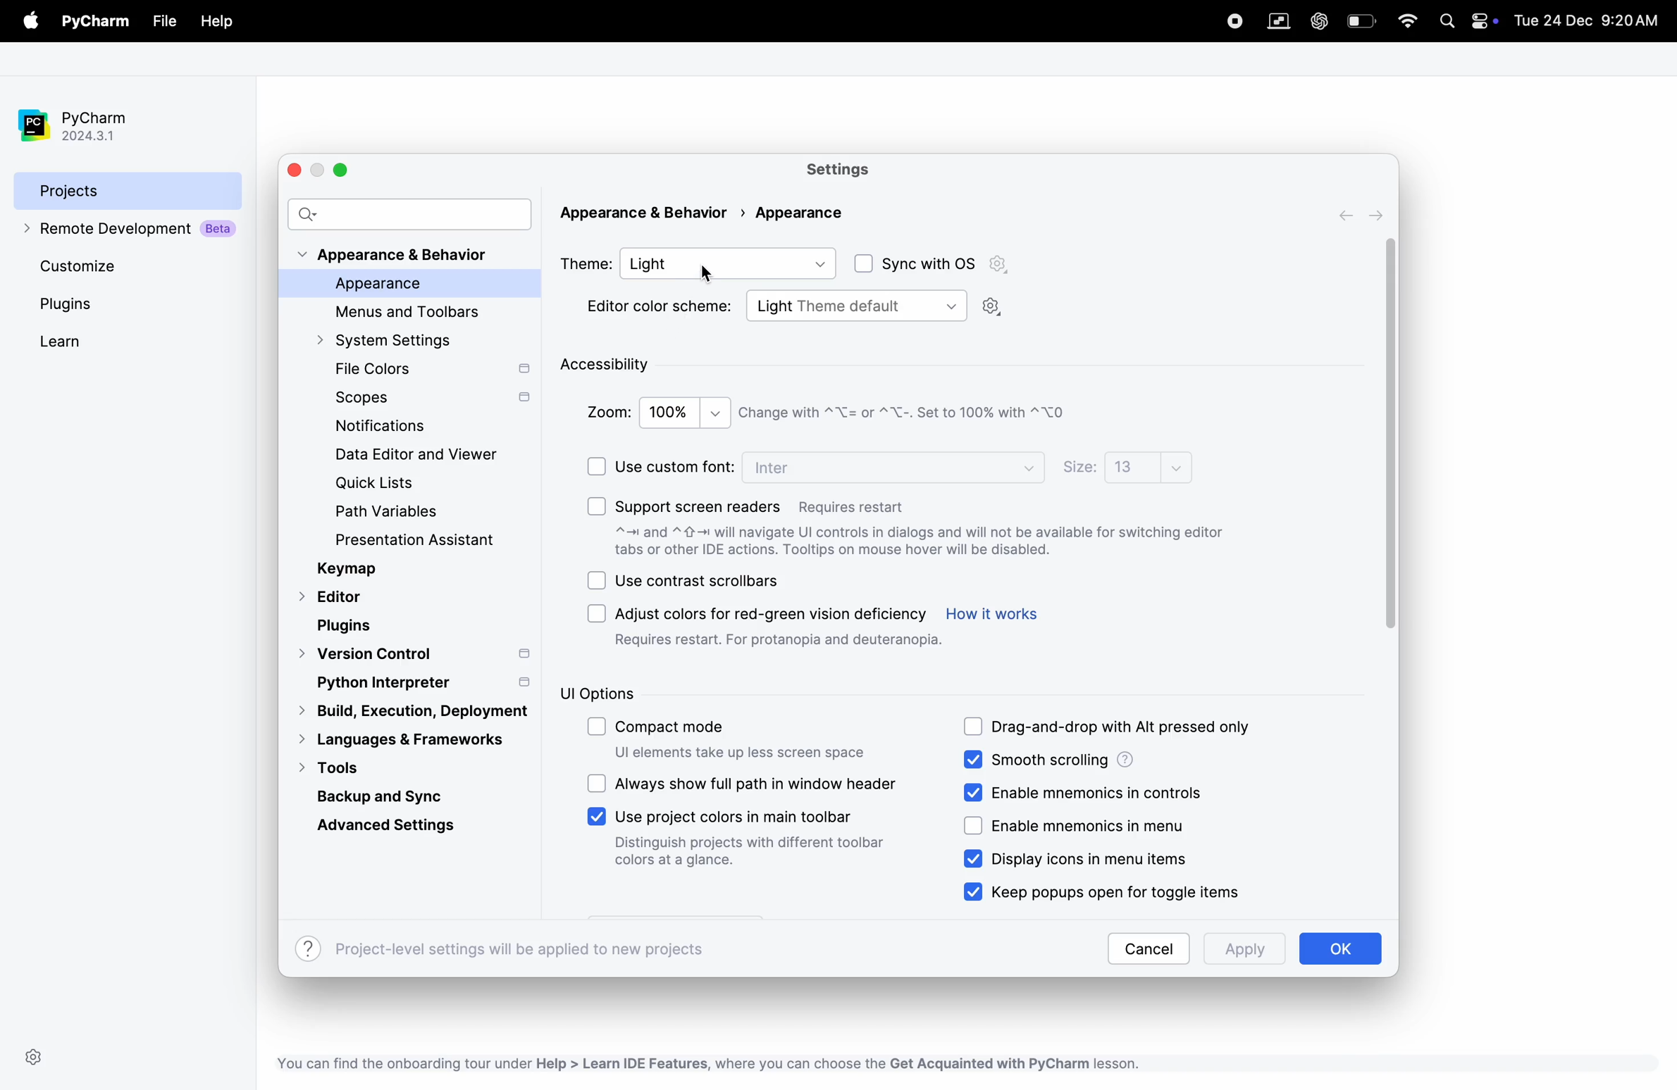 The image size is (1677, 1090). What do you see at coordinates (345, 168) in the screenshot?
I see `full screen` at bounding box center [345, 168].